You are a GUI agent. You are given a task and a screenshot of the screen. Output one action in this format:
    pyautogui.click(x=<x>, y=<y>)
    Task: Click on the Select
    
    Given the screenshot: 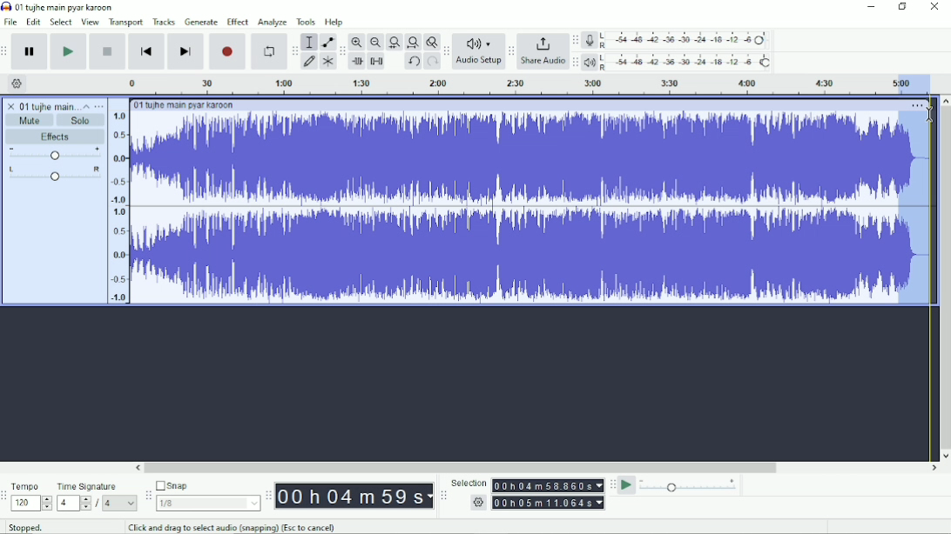 What is the action you would take?
    pyautogui.click(x=62, y=23)
    